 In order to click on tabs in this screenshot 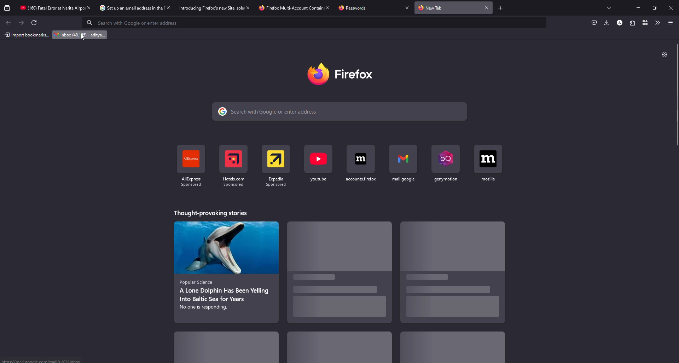, I will do `click(609, 7)`.